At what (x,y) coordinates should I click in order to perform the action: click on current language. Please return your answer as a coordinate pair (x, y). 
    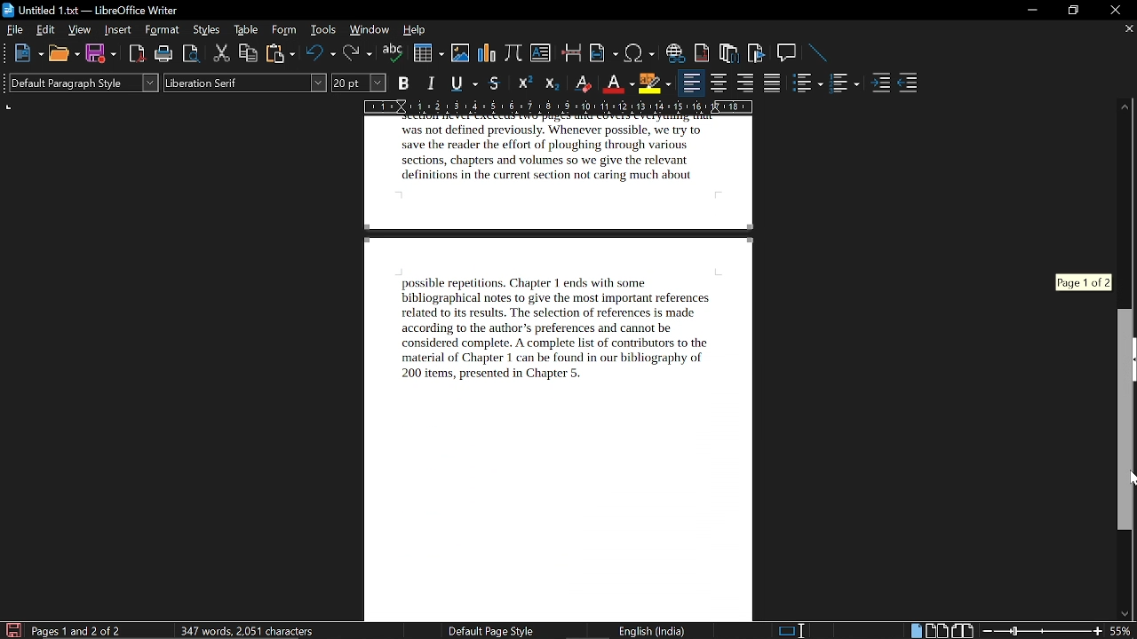
    Looking at the image, I should click on (650, 631).